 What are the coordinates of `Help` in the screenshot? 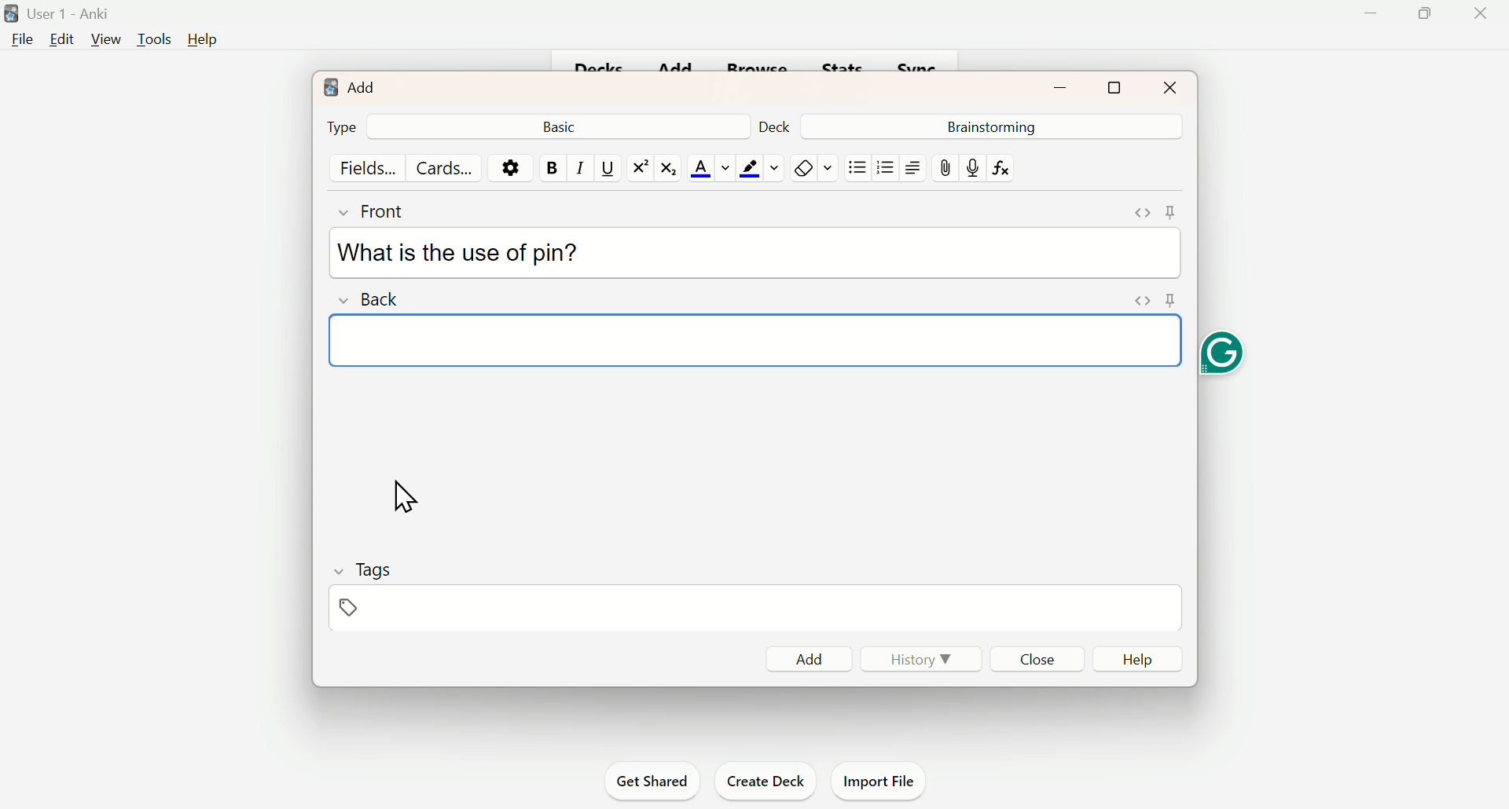 It's located at (1145, 660).